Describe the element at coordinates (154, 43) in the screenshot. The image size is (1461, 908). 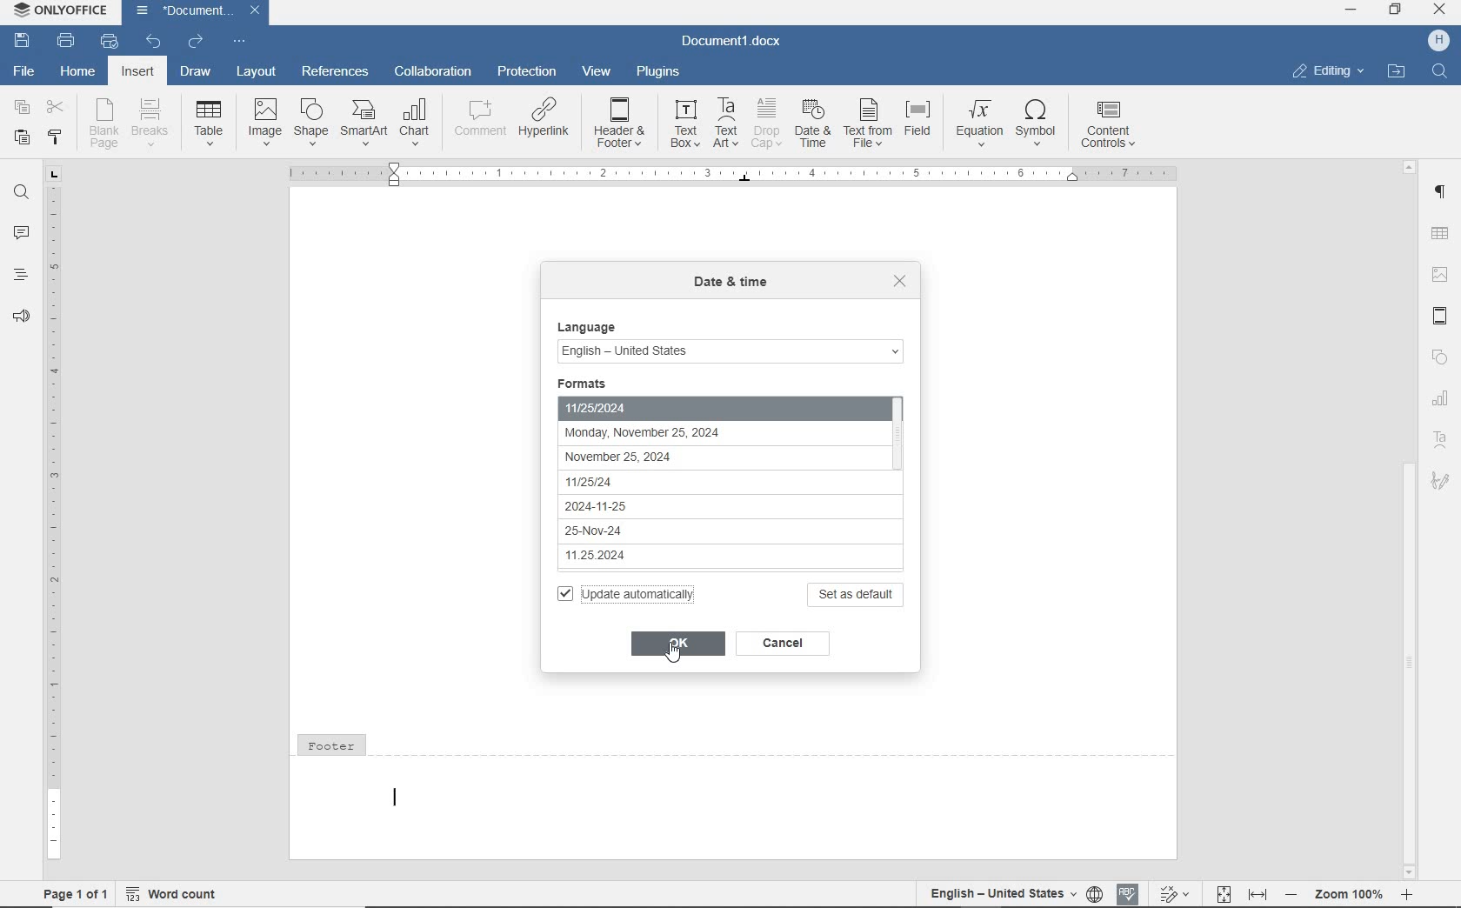
I see `undo` at that location.